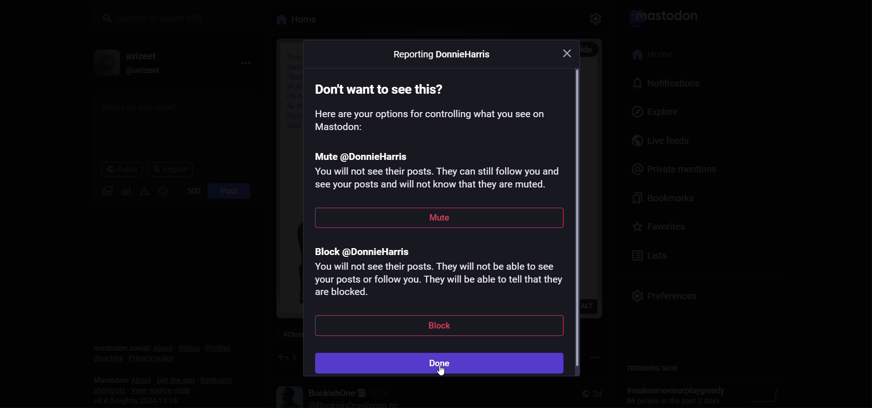 This screenshot has height=408, width=872. Describe the element at coordinates (169, 169) in the screenshot. I see `english` at that location.